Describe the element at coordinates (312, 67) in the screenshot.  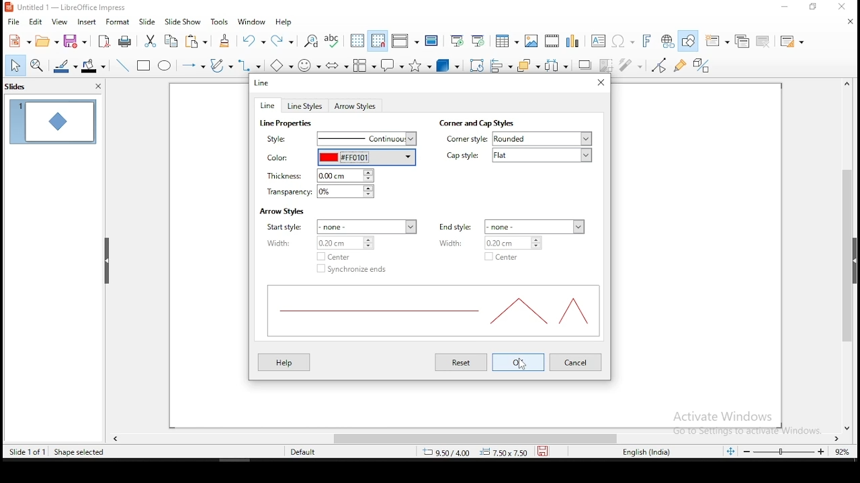
I see `symbol shapes` at that location.